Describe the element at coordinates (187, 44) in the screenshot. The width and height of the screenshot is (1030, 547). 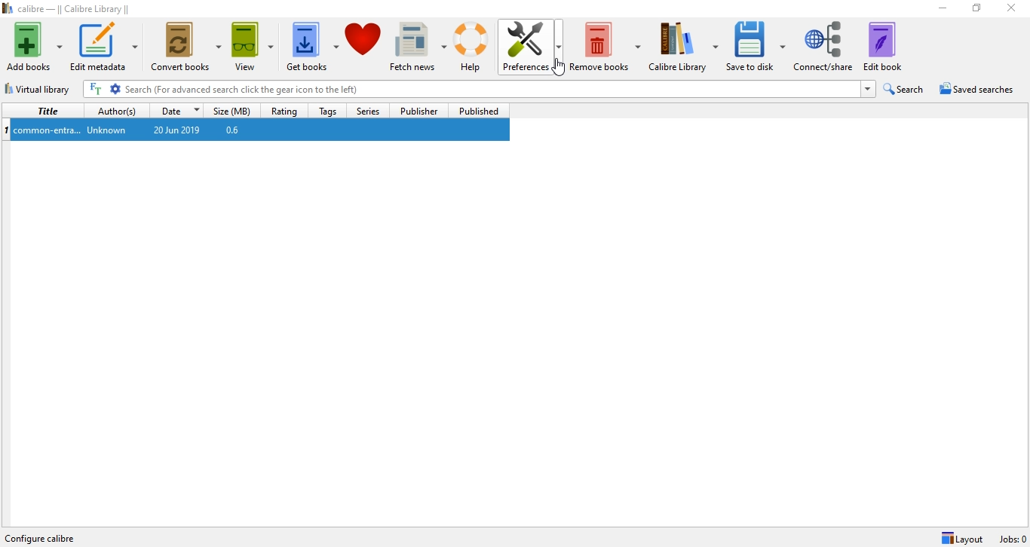
I see `Convert books` at that location.